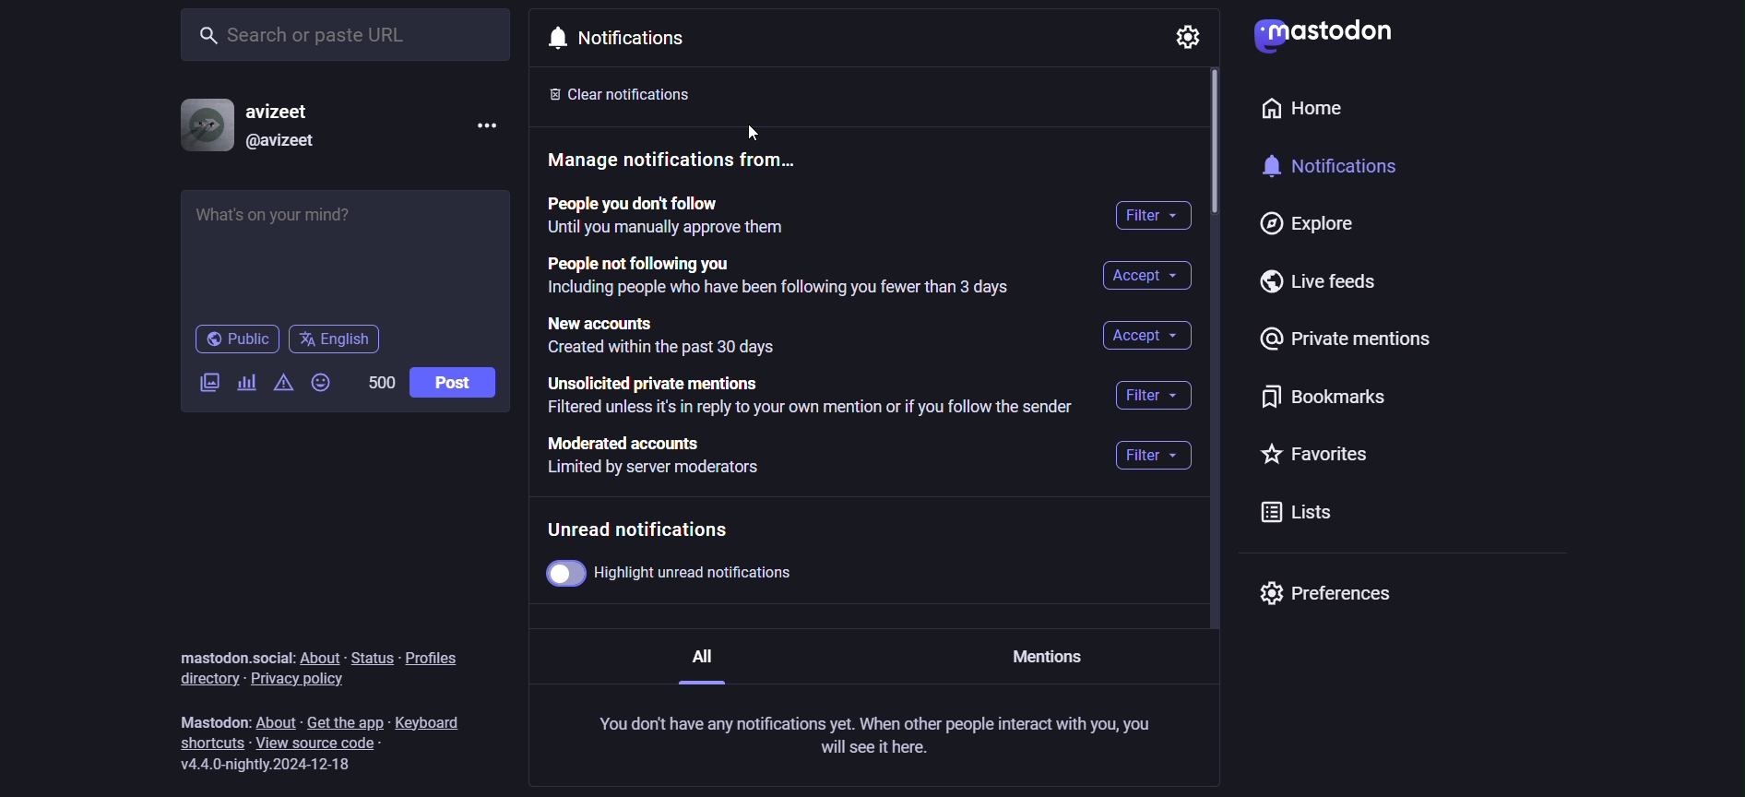  Describe the element at coordinates (344, 720) in the screenshot. I see `get the app` at that location.